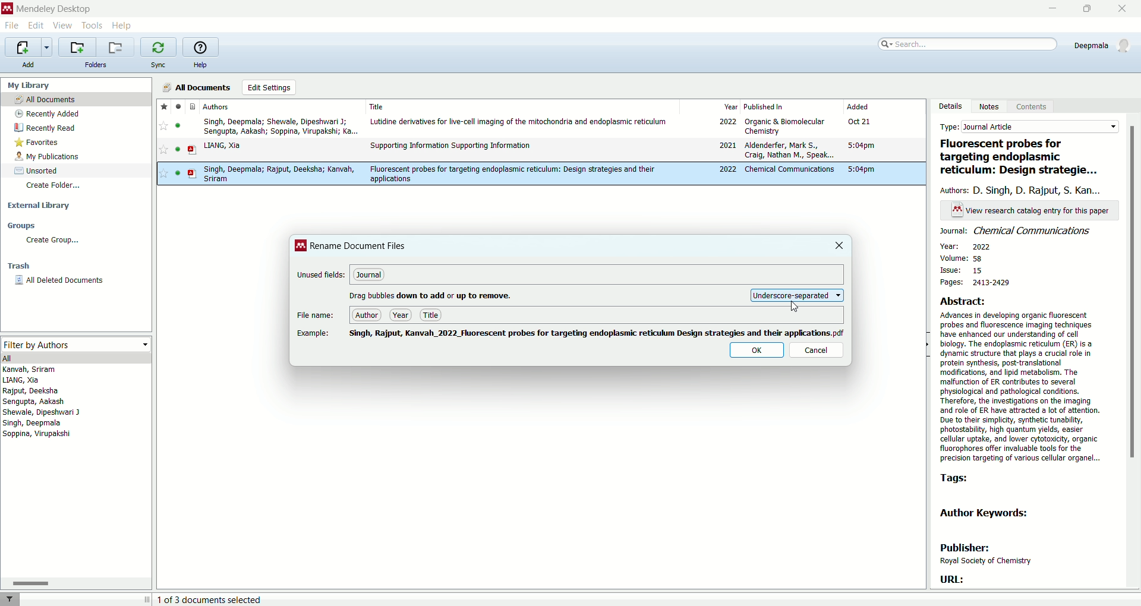  Describe the element at coordinates (1032, 108) in the screenshot. I see `content` at that location.